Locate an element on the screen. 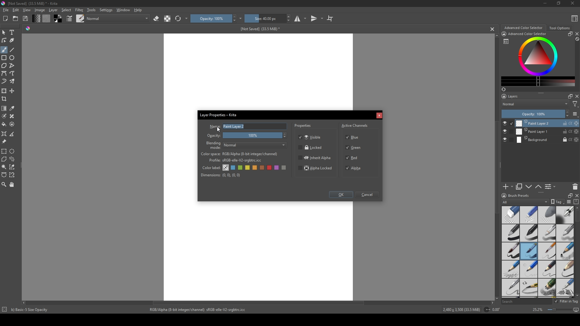 This screenshot has height=326, width=580. Cancel is located at coordinates (379, 116).